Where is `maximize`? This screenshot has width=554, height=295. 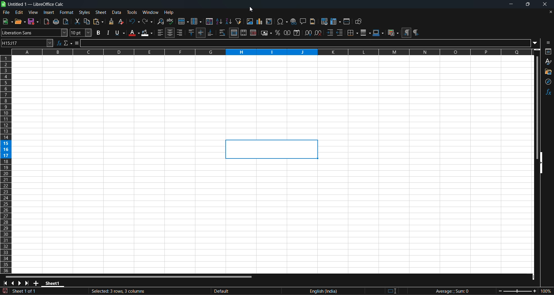
maximize is located at coordinates (525, 4).